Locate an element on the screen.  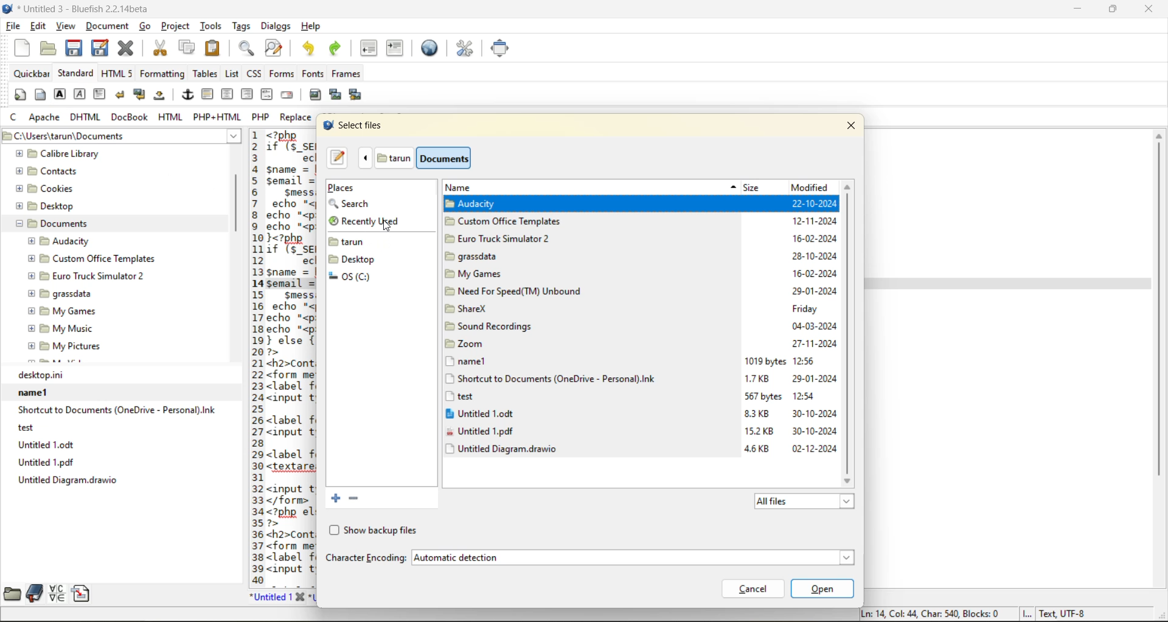
insert thumbnail is located at coordinates (336, 96).